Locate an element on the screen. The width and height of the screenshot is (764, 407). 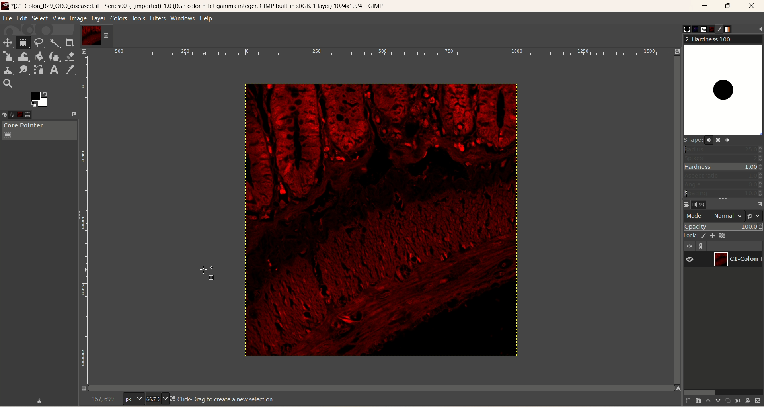
aspect ratio is located at coordinates (723, 176).